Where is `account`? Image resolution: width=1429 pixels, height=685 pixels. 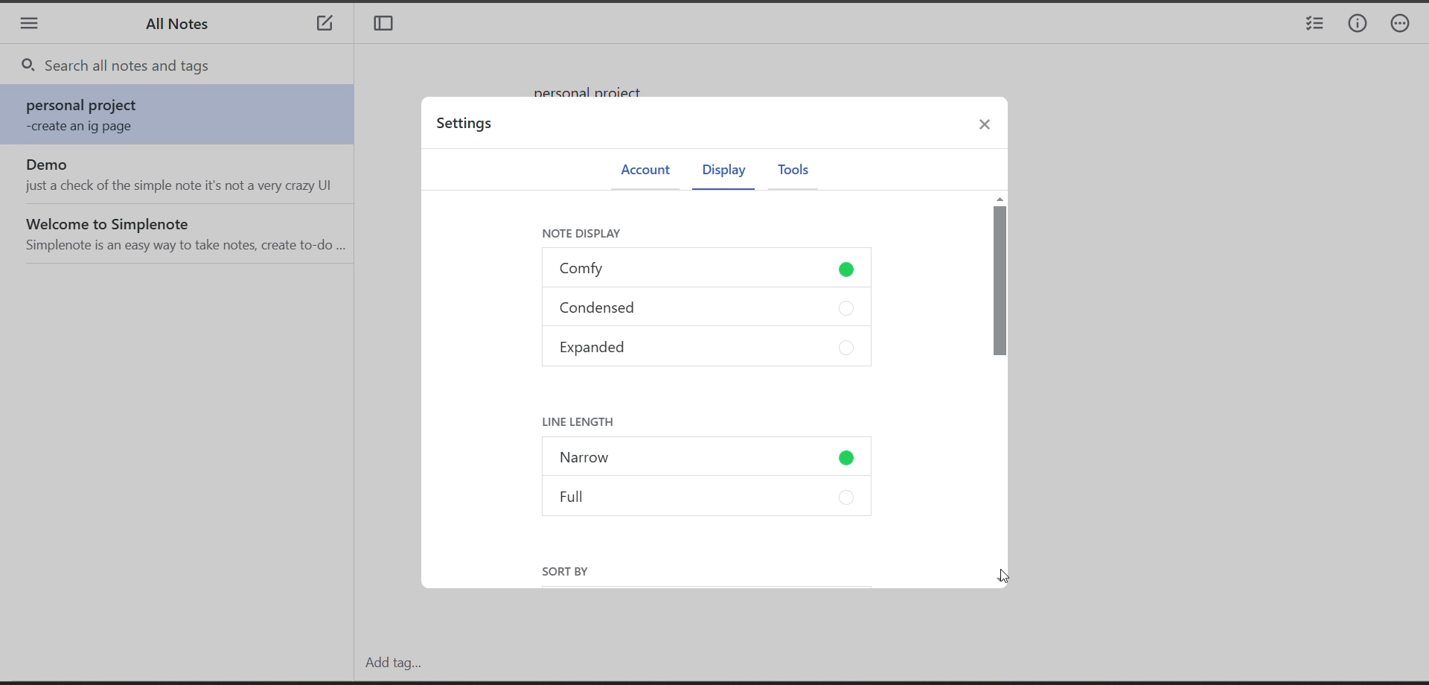 account is located at coordinates (644, 171).